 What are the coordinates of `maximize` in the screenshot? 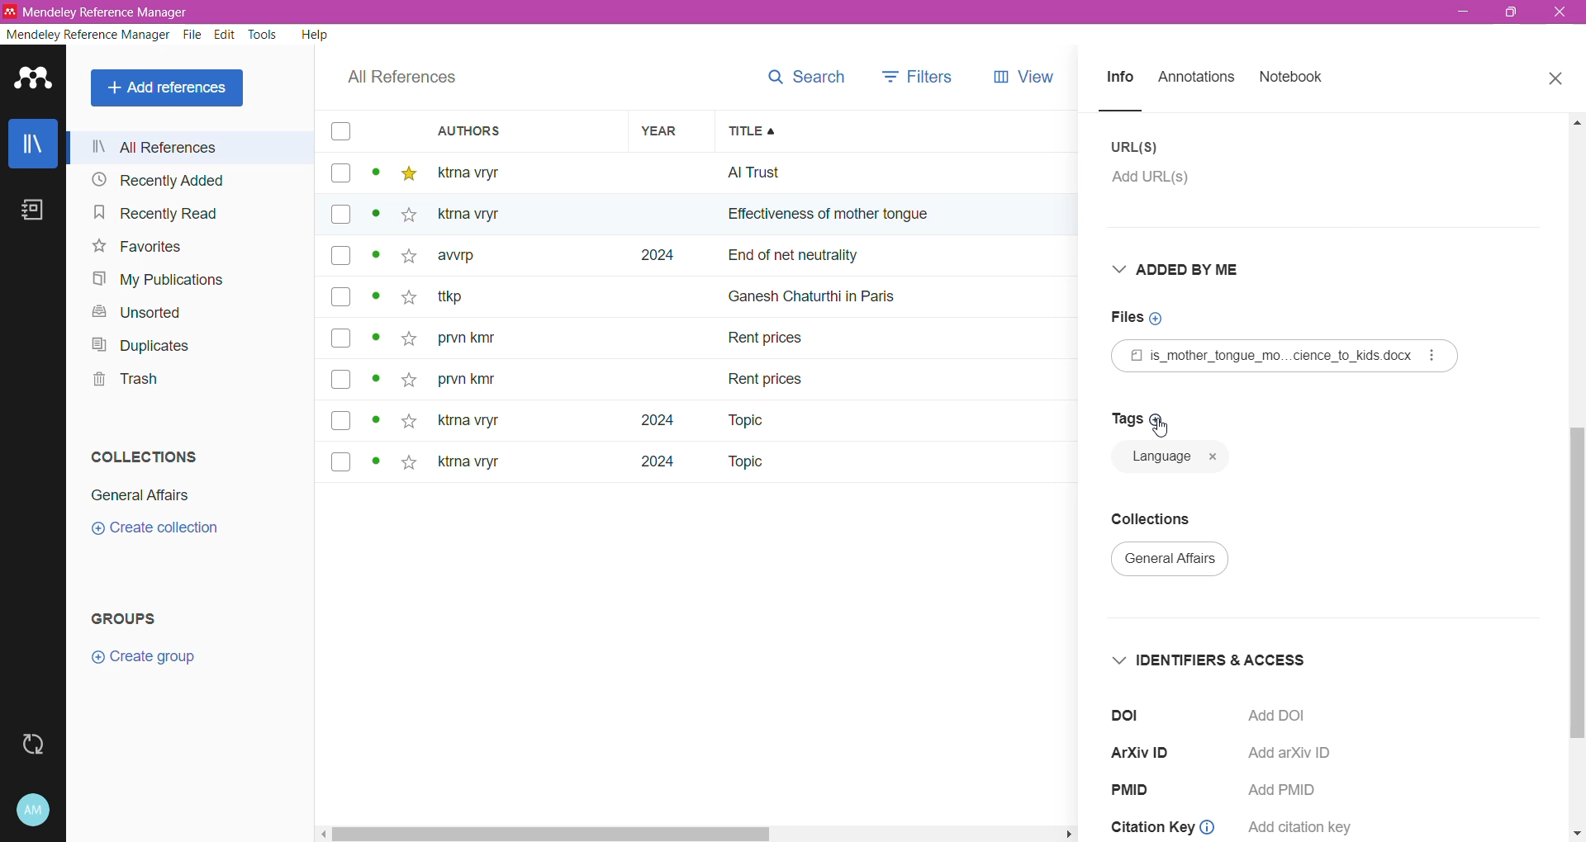 It's located at (1507, 18).